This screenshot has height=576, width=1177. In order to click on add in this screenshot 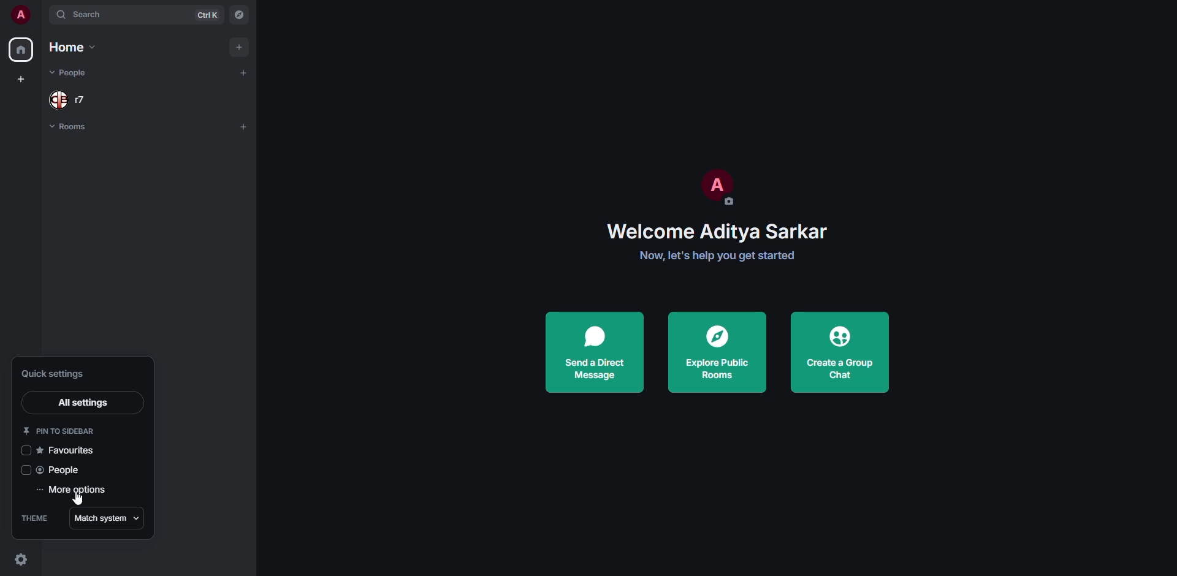, I will do `click(243, 126)`.